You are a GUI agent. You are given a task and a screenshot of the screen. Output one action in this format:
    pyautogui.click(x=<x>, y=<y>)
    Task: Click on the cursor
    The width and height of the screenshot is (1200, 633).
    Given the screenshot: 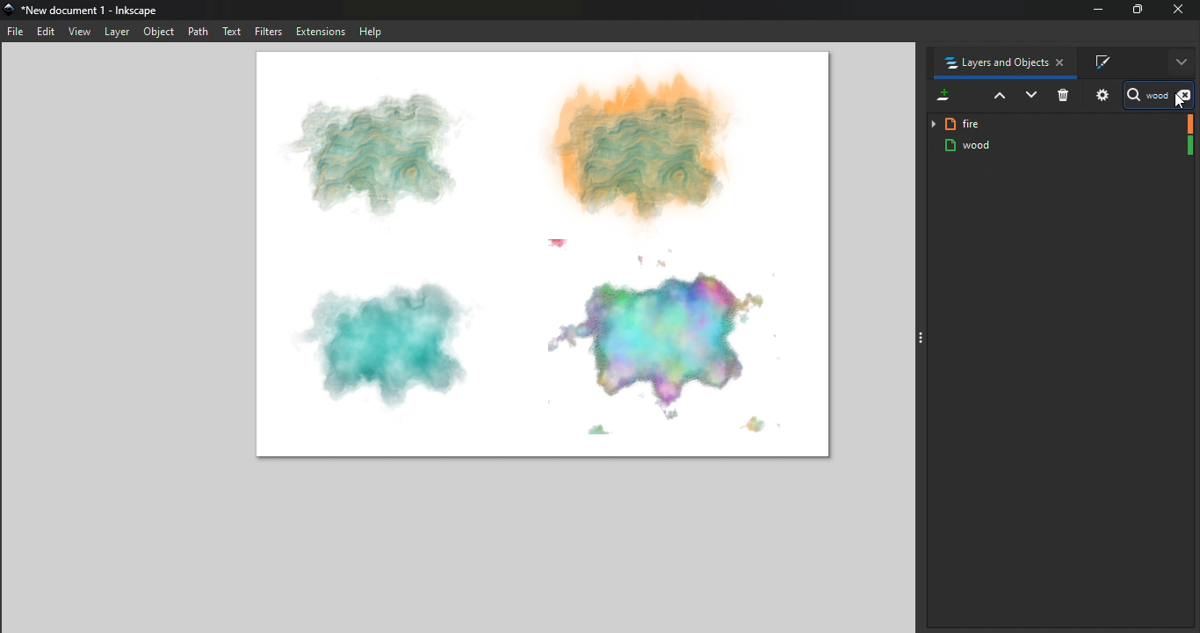 What is the action you would take?
    pyautogui.click(x=1181, y=99)
    